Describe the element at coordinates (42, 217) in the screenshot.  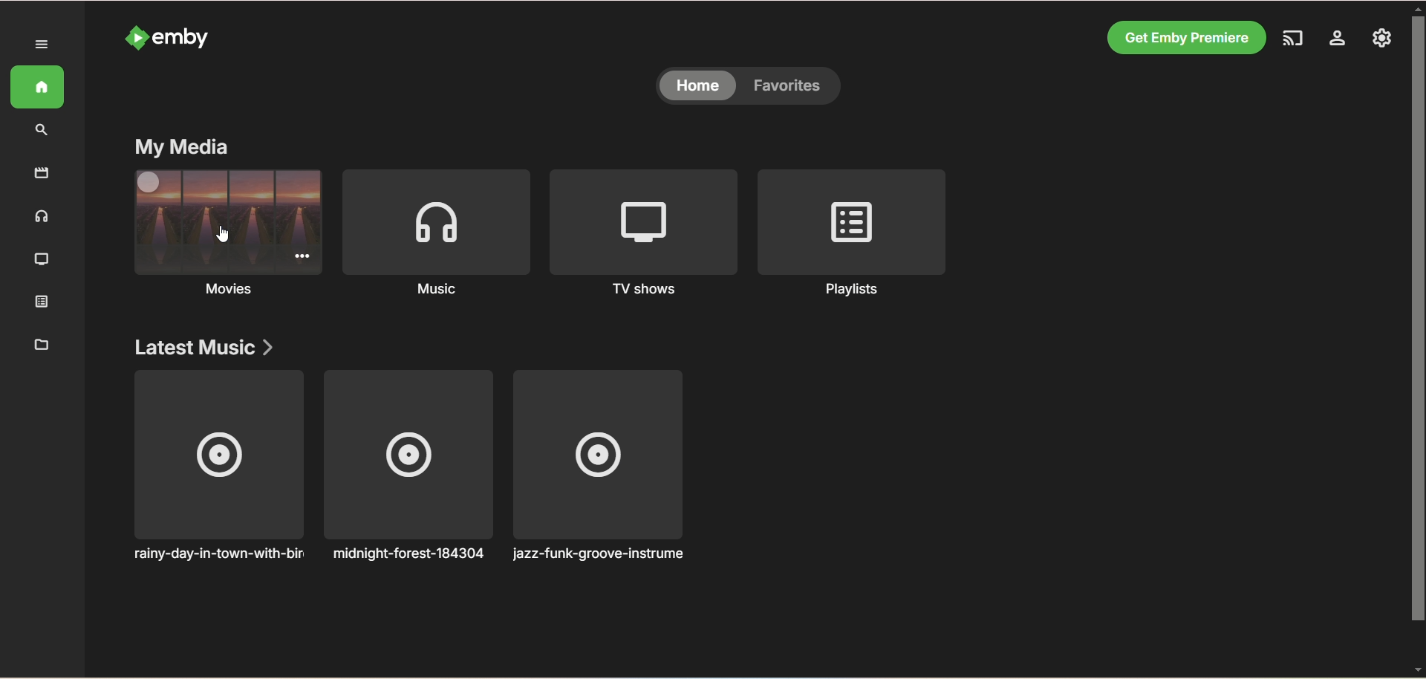
I see `music` at that location.